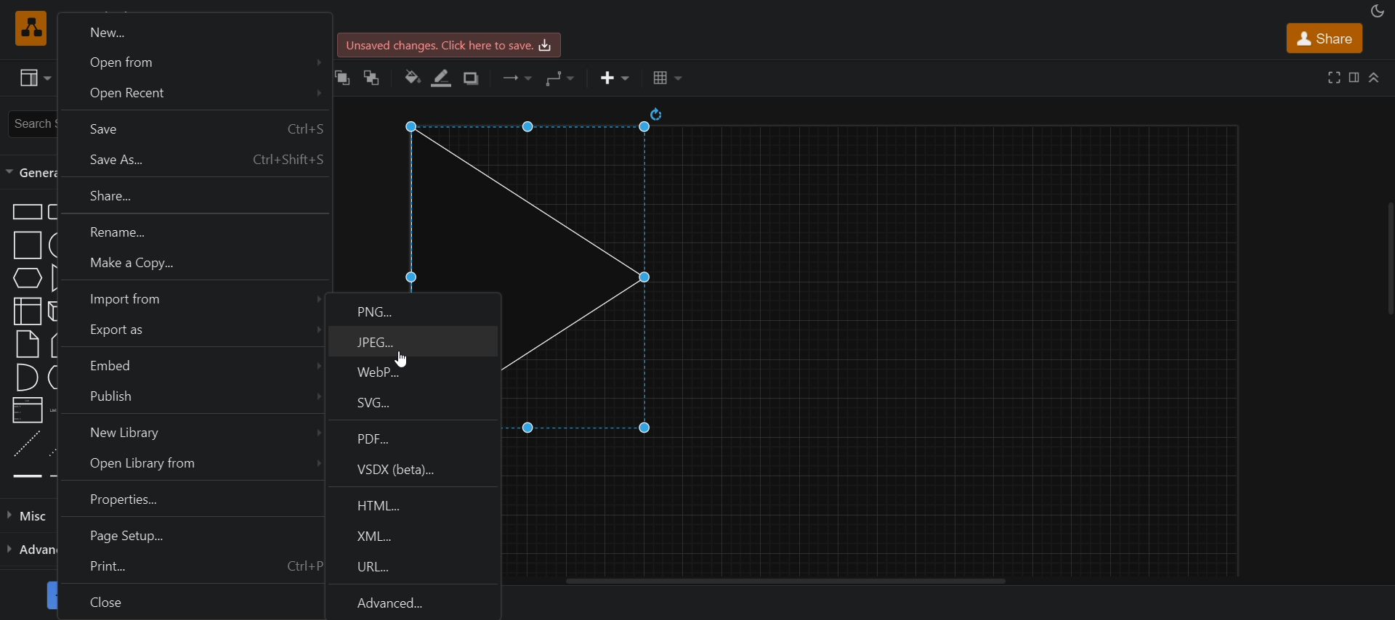 This screenshot has height=620, width=1395. Describe the element at coordinates (189, 333) in the screenshot. I see `export as` at that location.